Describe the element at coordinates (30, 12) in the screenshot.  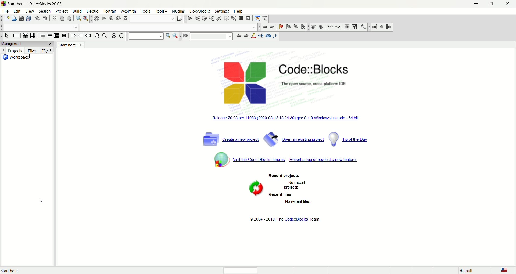
I see `view` at that location.